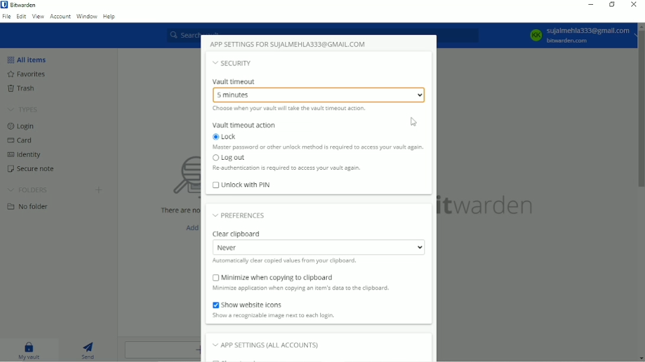  I want to click on Types, so click(23, 110).